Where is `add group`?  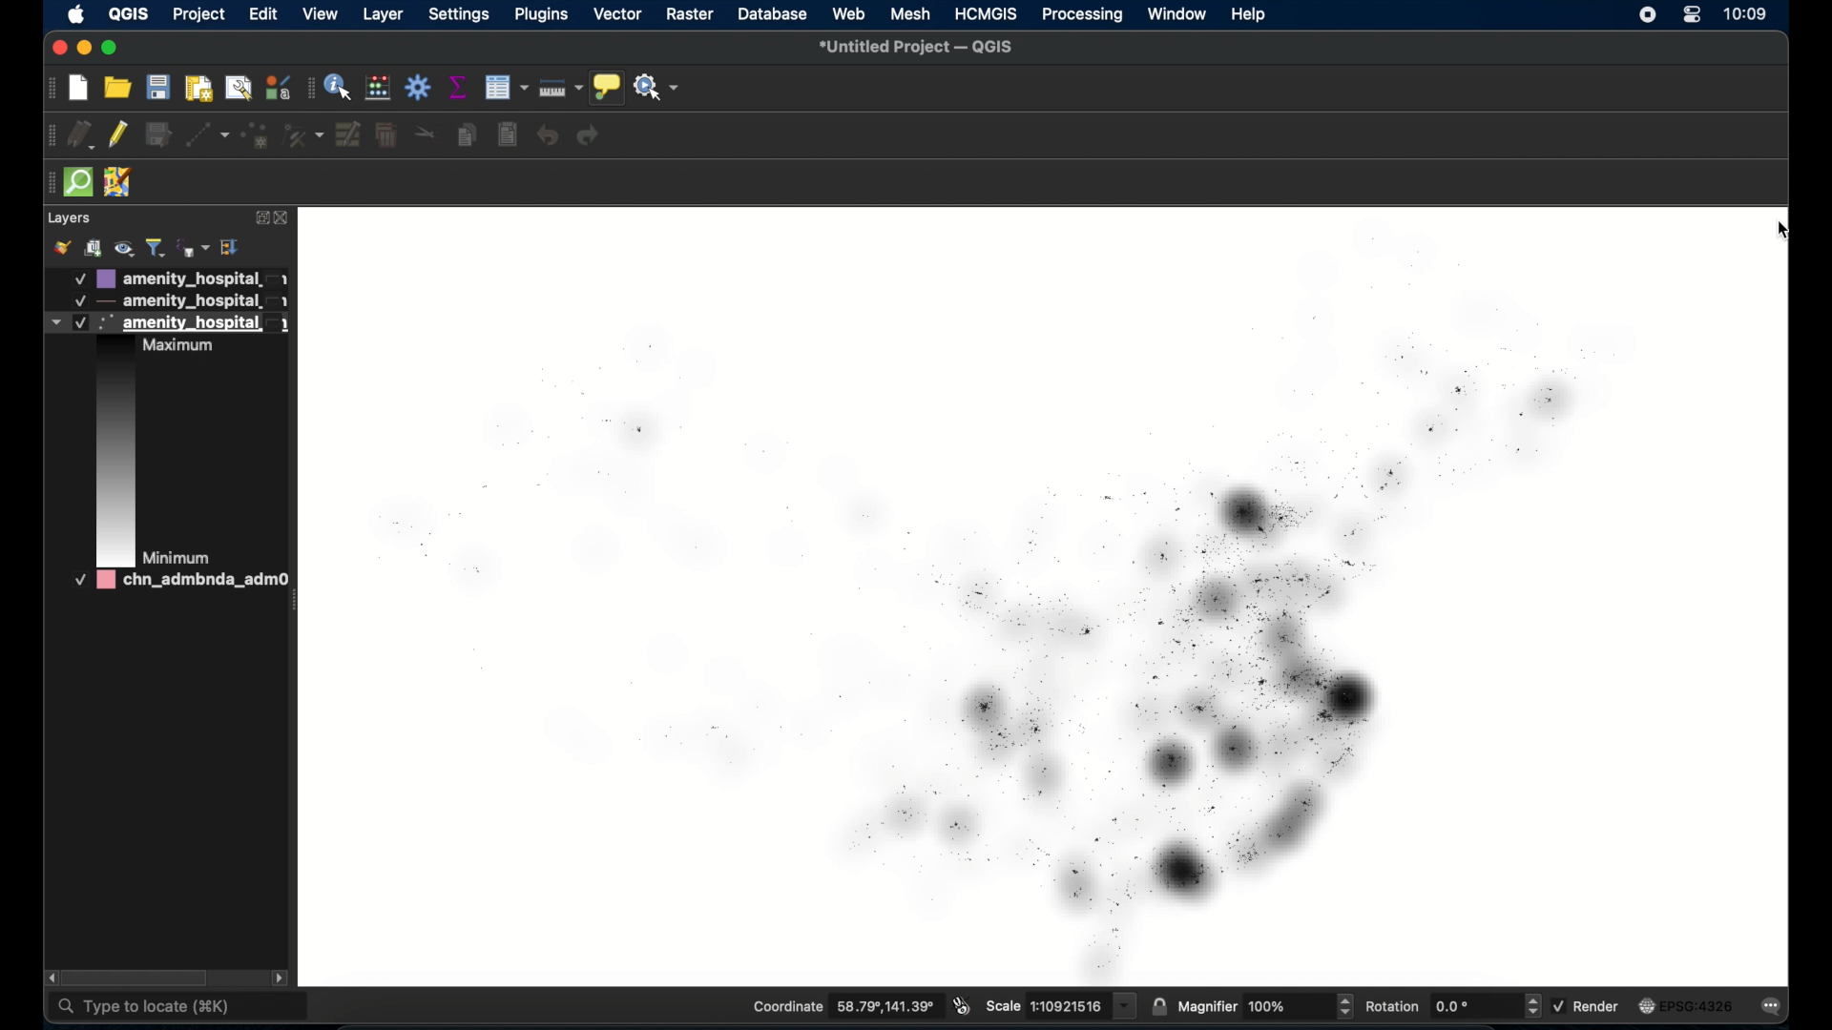
add group is located at coordinates (94, 249).